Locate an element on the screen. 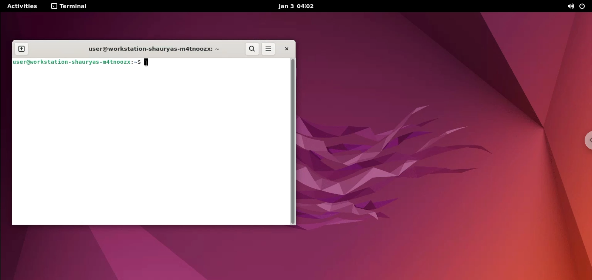 Image resolution: width=592 pixels, height=280 pixels. chrome options is located at coordinates (583, 139).